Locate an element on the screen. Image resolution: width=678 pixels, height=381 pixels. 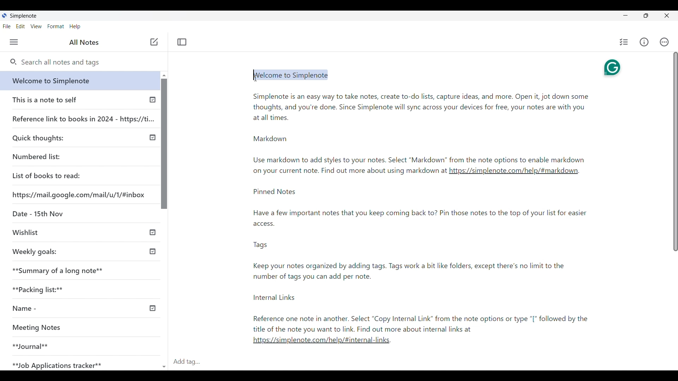
Actions is located at coordinates (665, 42).